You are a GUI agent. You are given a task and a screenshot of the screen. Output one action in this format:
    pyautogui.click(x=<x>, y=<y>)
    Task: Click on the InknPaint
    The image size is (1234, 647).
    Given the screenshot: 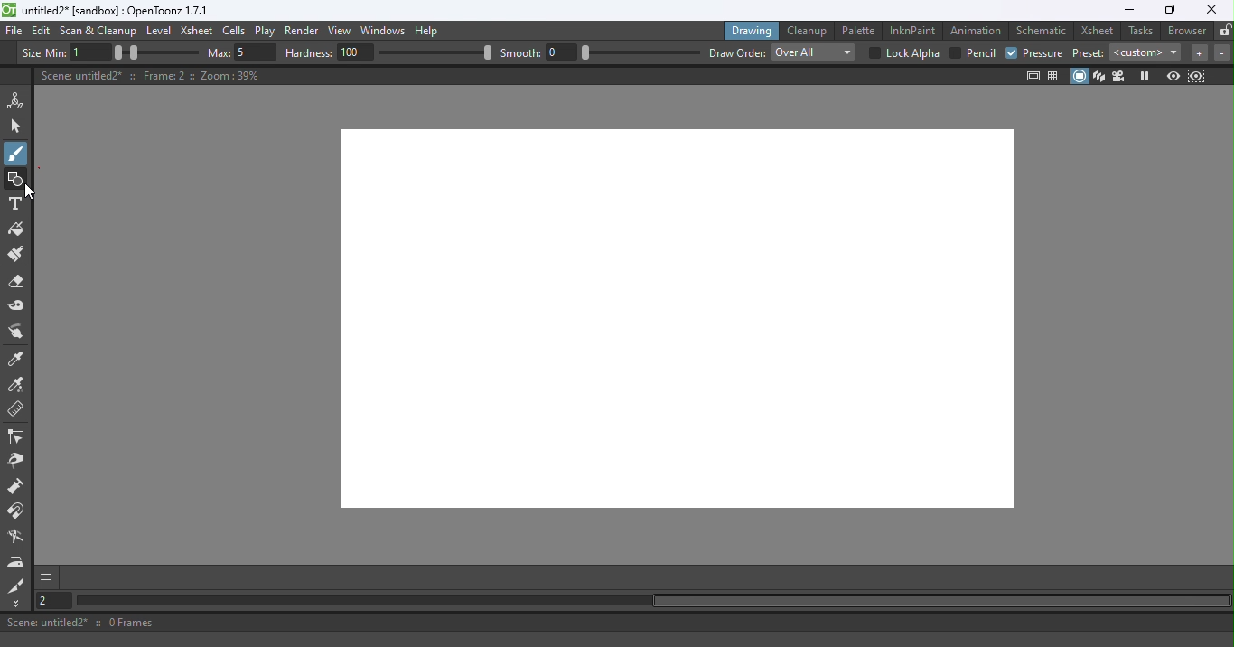 What is the action you would take?
    pyautogui.click(x=913, y=29)
    